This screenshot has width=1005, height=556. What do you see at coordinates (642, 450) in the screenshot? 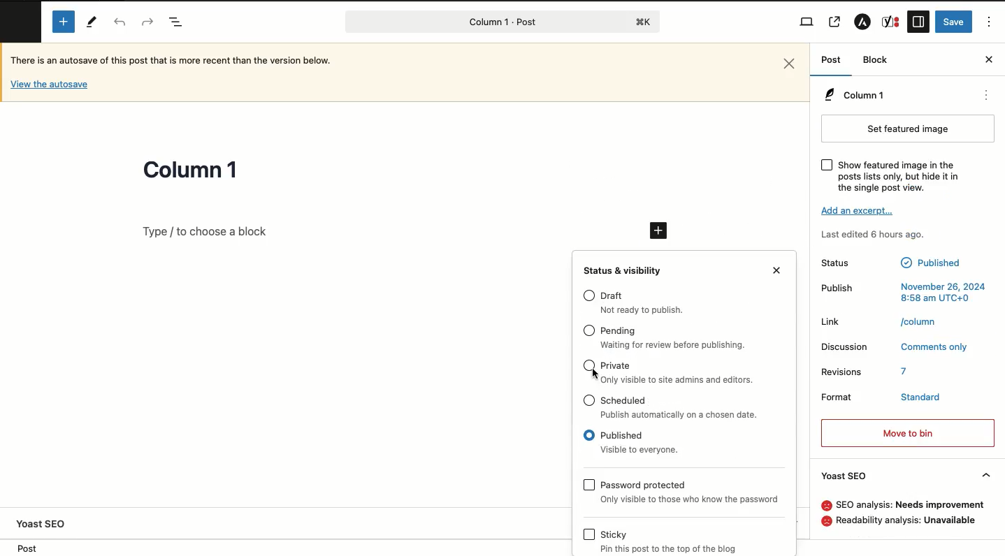
I see `Published` at bounding box center [642, 450].